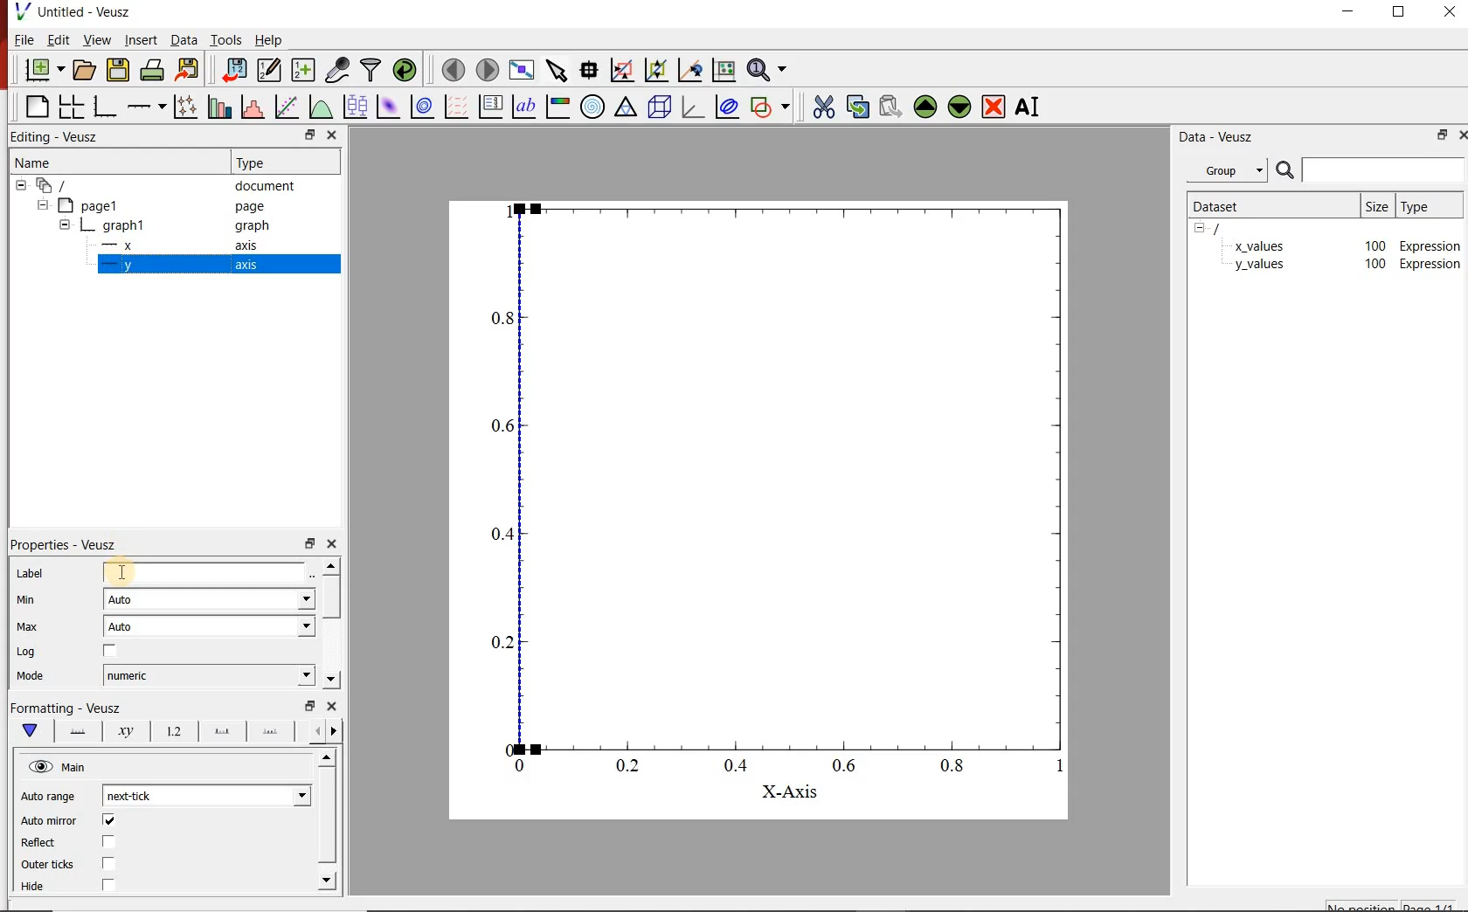  Describe the element at coordinates (1382, 169) in the screenshot. I see `input search` at that location.